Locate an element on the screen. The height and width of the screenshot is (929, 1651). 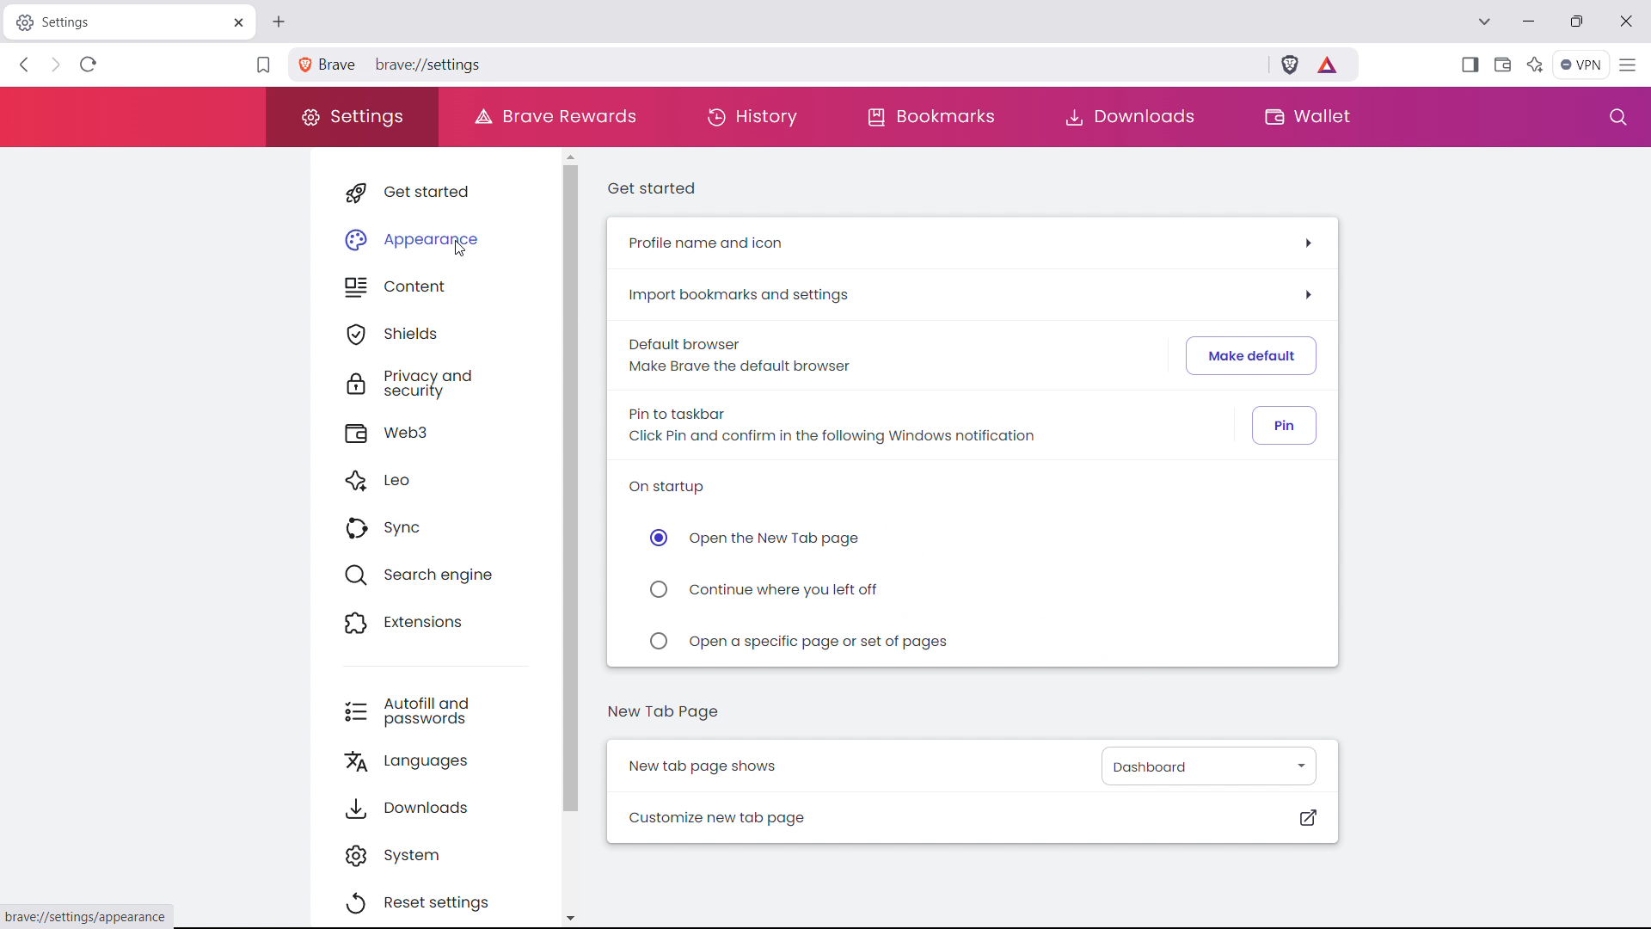
sync is located at coordinates (436, 527).